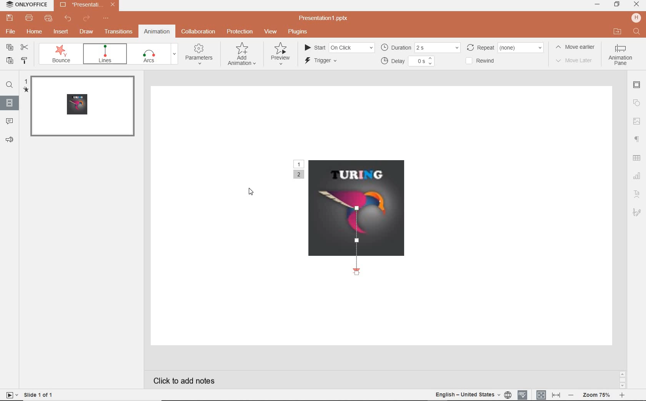 The width and height of the screenshot is (646, 401). I want to click on transitions, so click(119, 32).